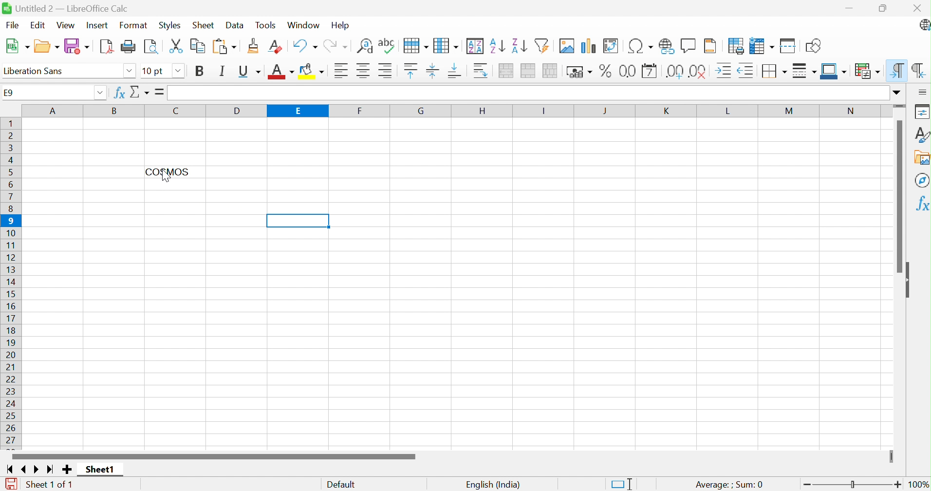 The height and width of the screenshot is (491, 931). What do you see at coordinates (12, 26) in the screenshot?
I see `File` at bounding box center [12, 26].